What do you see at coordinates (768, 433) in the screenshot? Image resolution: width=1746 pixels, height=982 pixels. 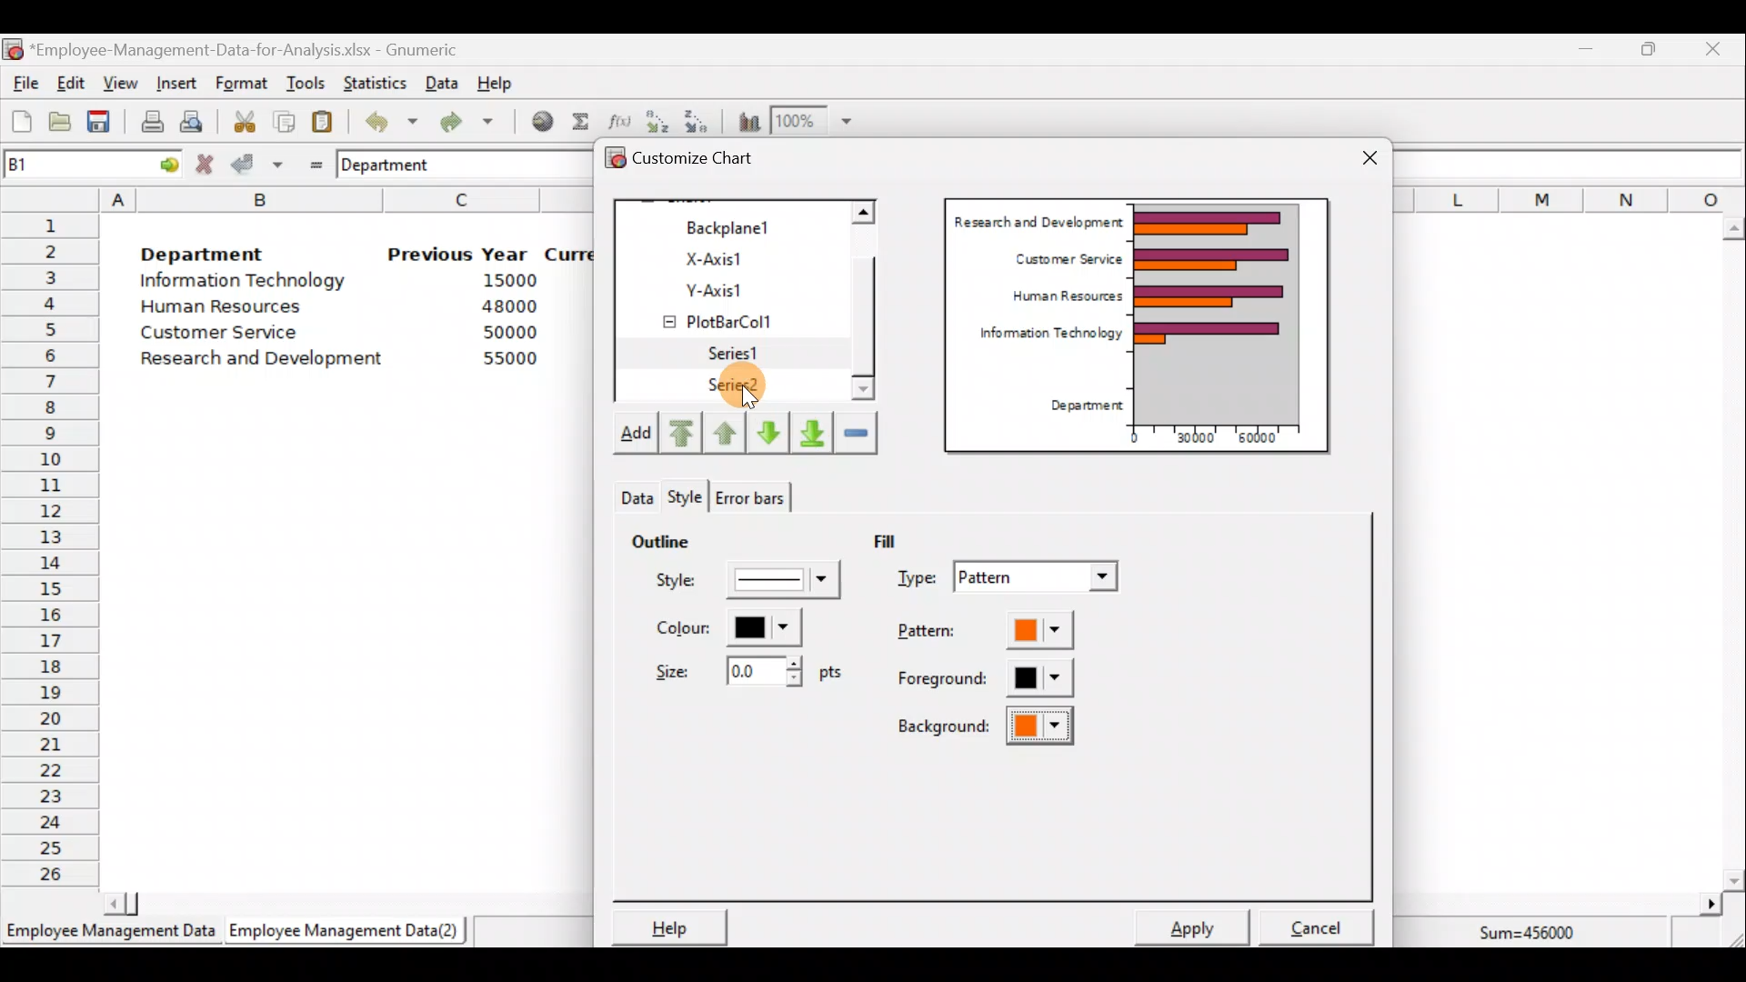 I see `Move down` at bounding box center [768, 433].